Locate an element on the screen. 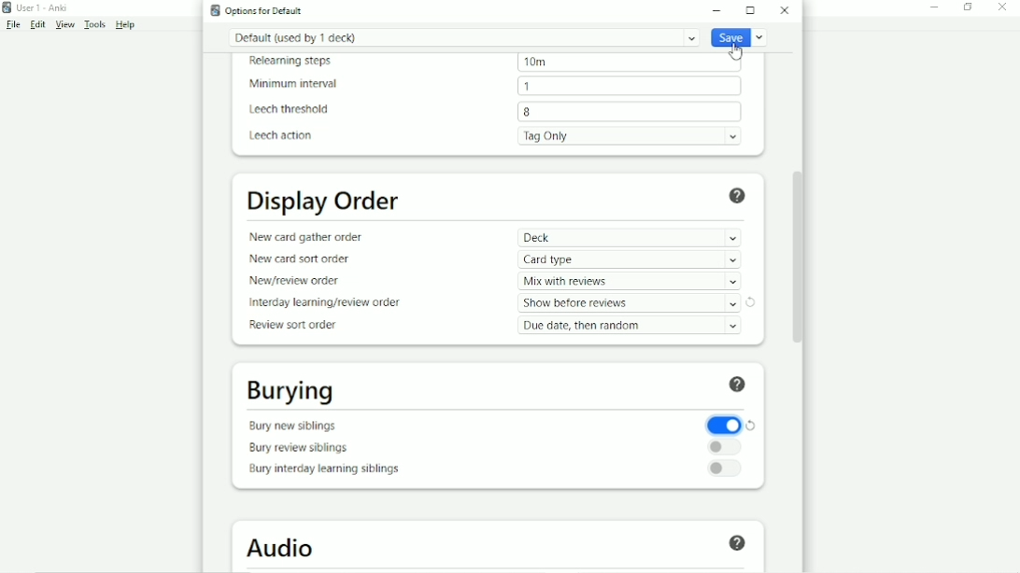 The image size is (1020, 573). relearning steps is located at coordinates (296, 62).